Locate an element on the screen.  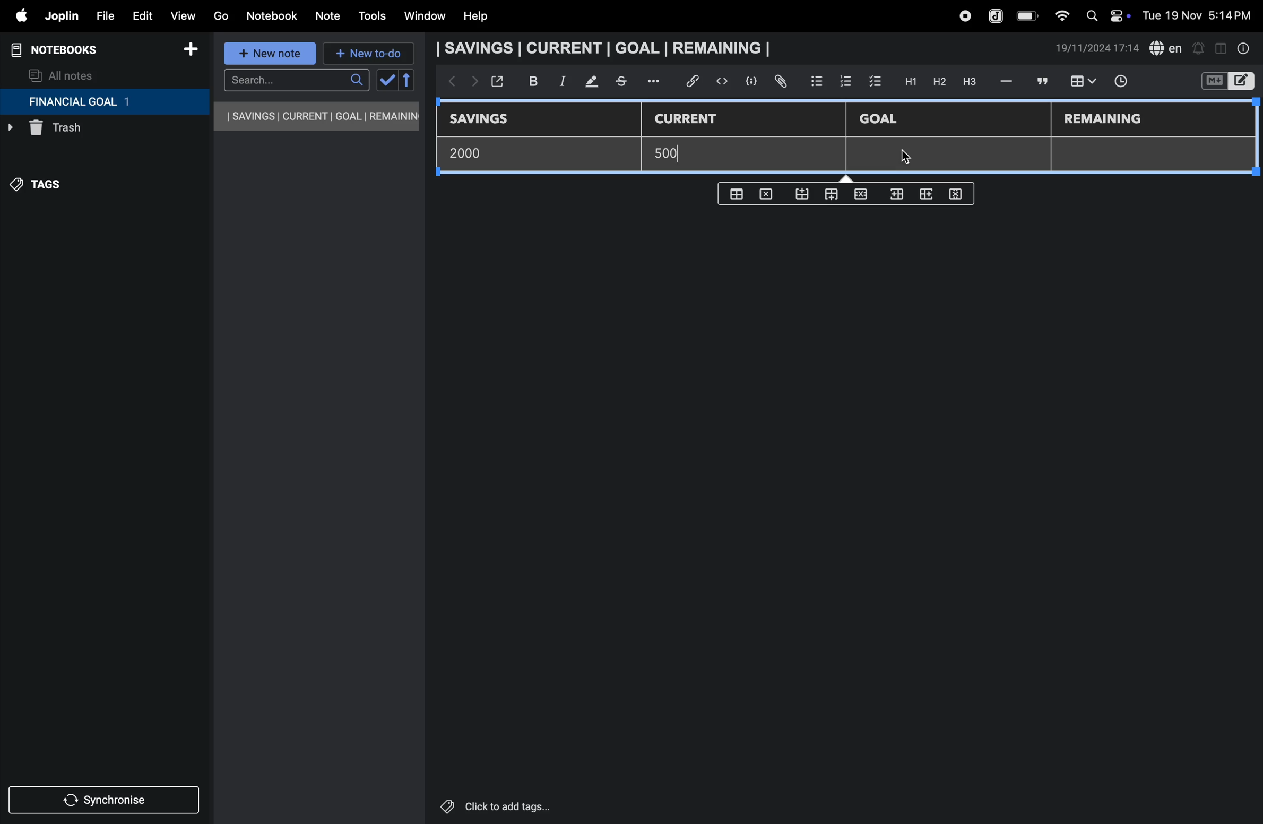
create table is located at coordinates (738, 191).